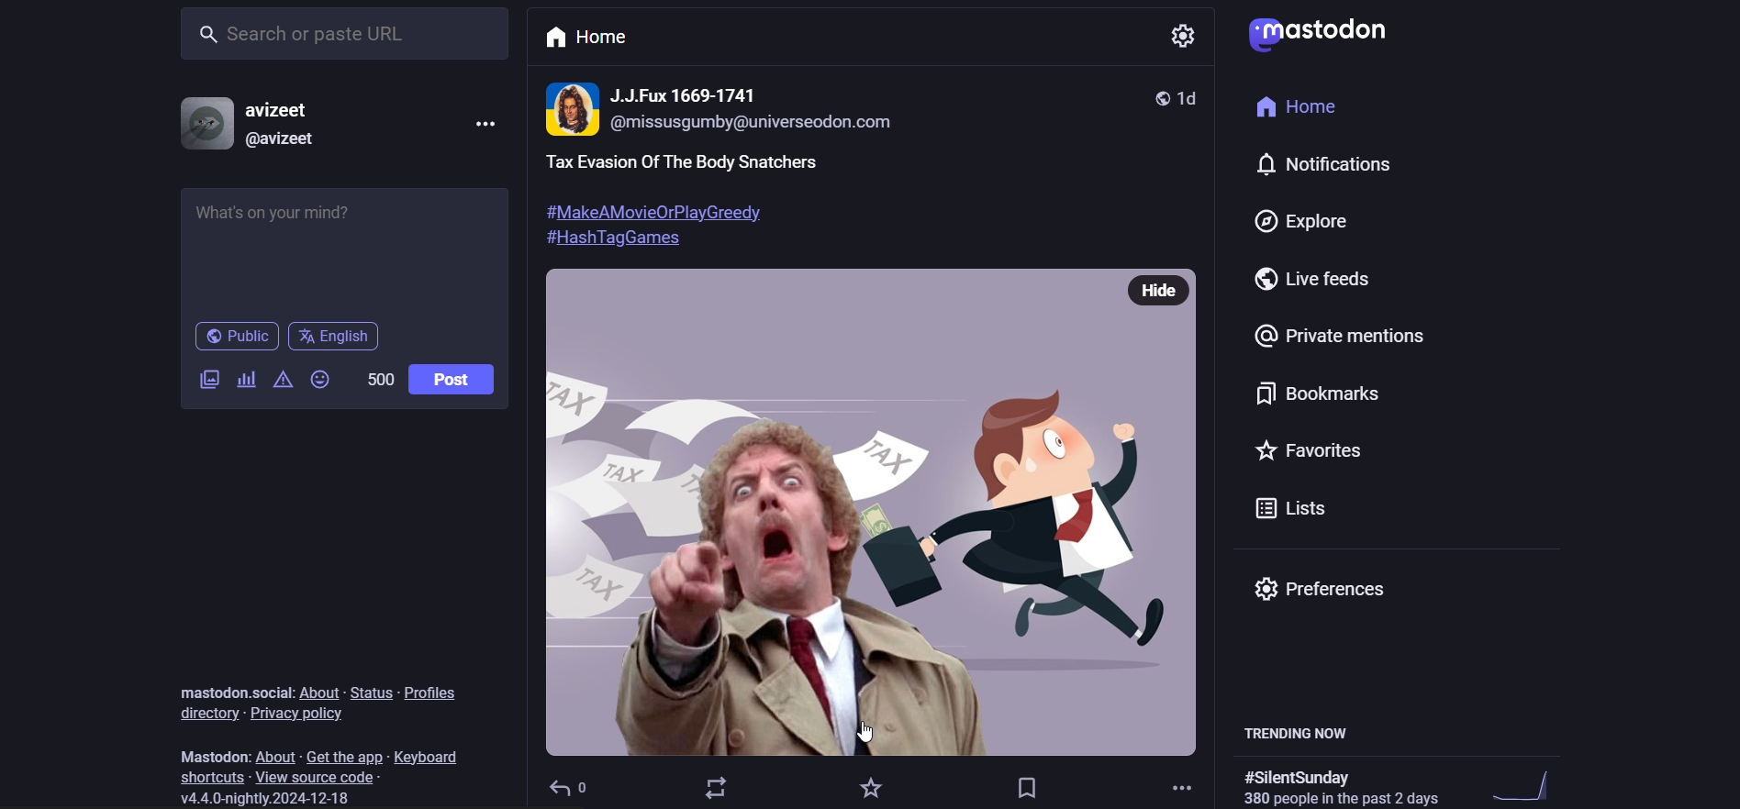 This screenshot has height=809, width=1740. What do you see at coordinates (206, 752) in the screenshot?
I see `mastodon` at bounding box center [206, 752].